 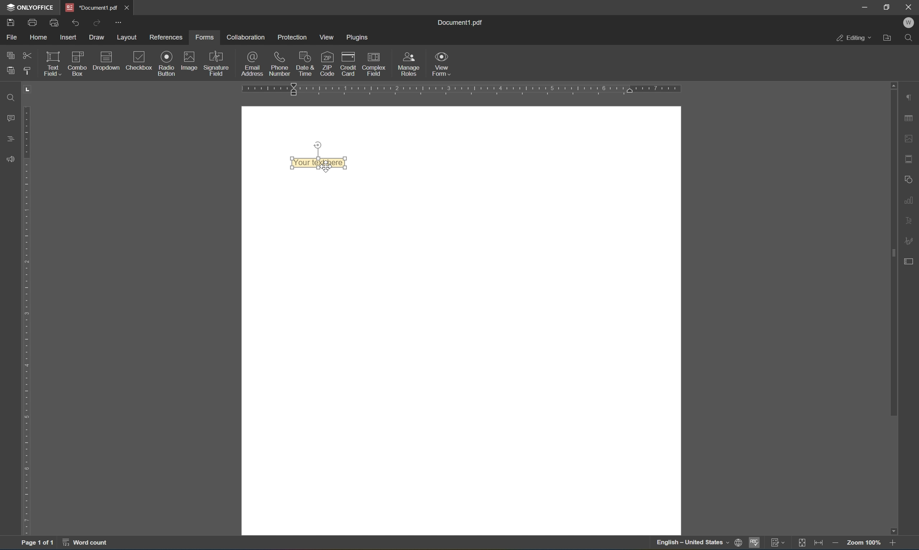 What do you see at coordinates (247, 38) in the screenshot?
I see `collaboration` at bounding box center [247, 38].